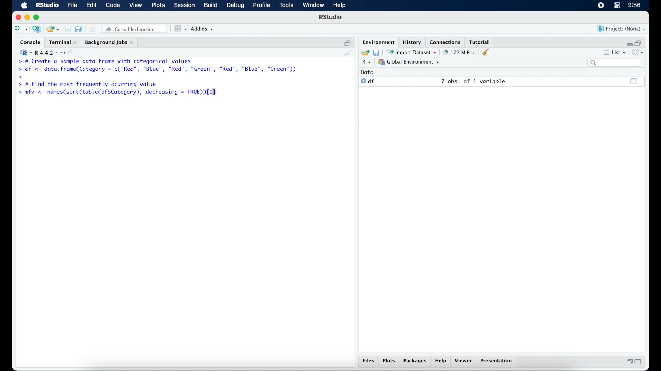  Describe the element at coordinates (67, 28) in the screenshot. I see `save` at that location.